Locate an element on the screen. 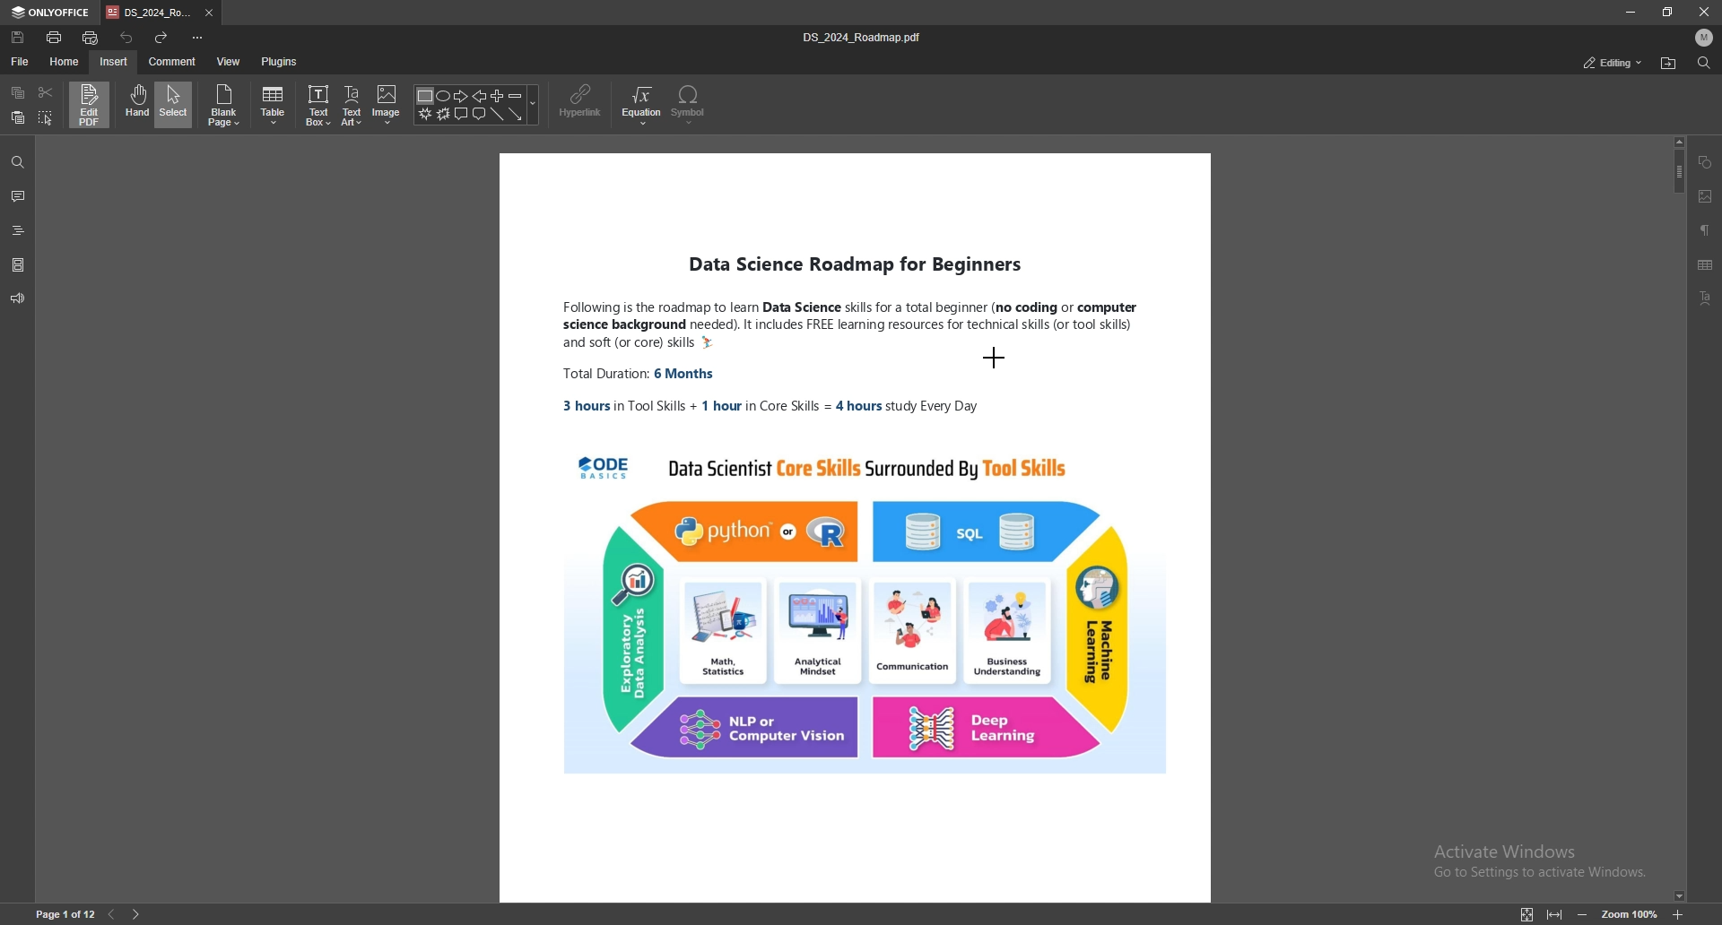 The height and width of the screenshot is (925, 1722). shapes is located at coordinates (478, 106).